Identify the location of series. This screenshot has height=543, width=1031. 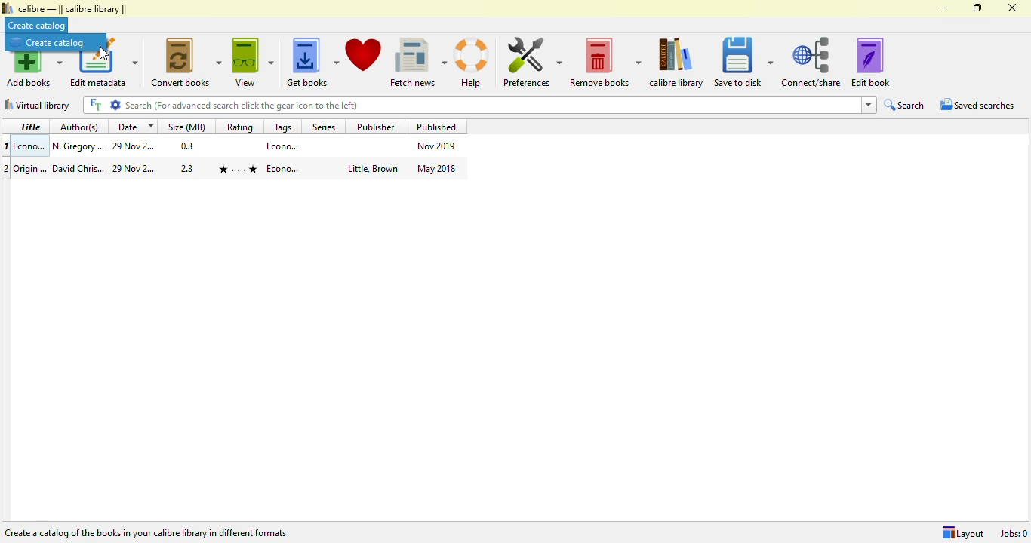
(322, 126).